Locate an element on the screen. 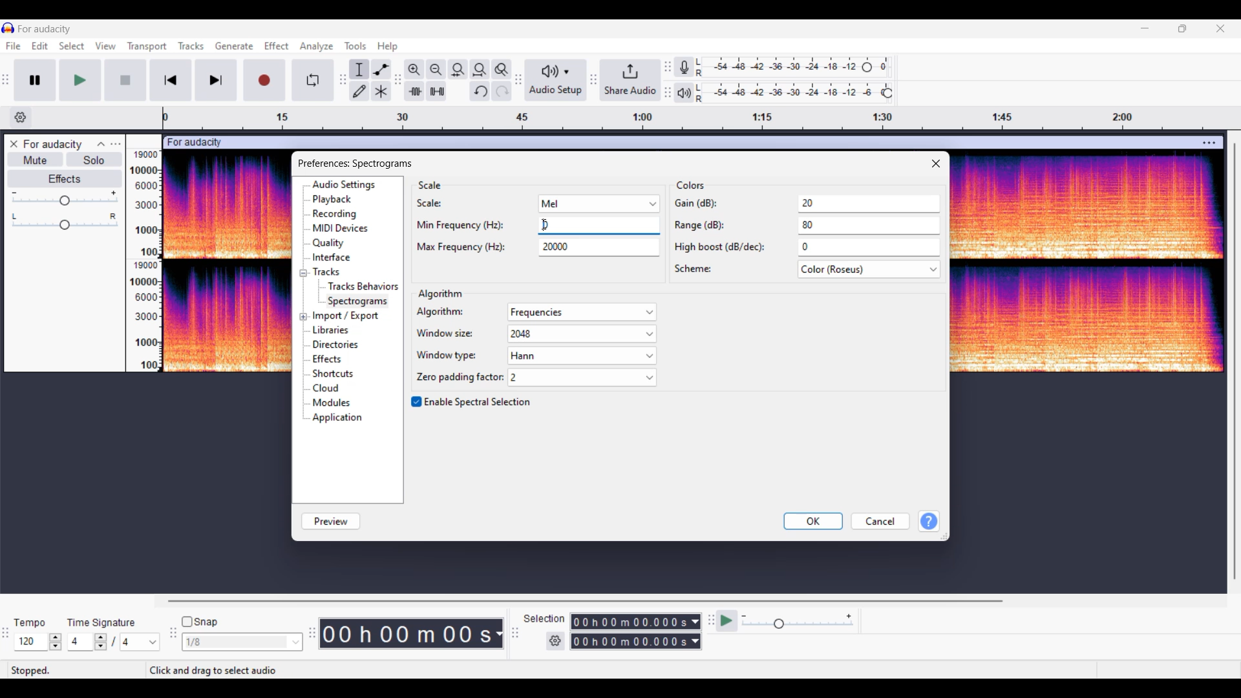 The width and height of the screenshot is (1241, 698). Skip/Select to end is located at coordinates (216, 80).